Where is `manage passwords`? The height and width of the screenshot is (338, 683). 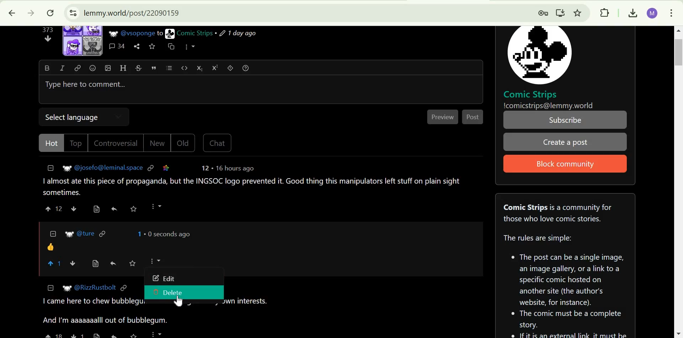 manage passwords is located at coordinates (540, 12).